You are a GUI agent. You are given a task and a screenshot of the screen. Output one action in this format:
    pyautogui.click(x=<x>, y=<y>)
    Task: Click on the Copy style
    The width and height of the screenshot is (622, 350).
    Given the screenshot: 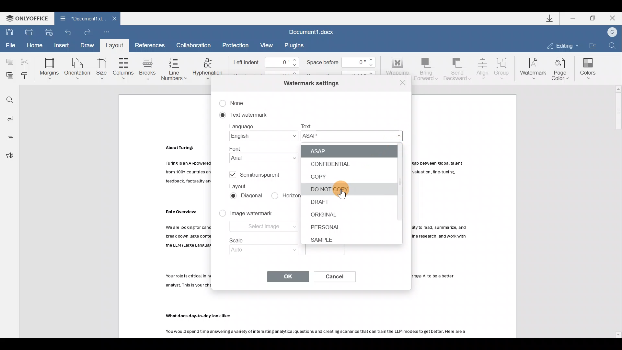 What is the action you would take?
    pyautogui.click(x=27, y=76)
    